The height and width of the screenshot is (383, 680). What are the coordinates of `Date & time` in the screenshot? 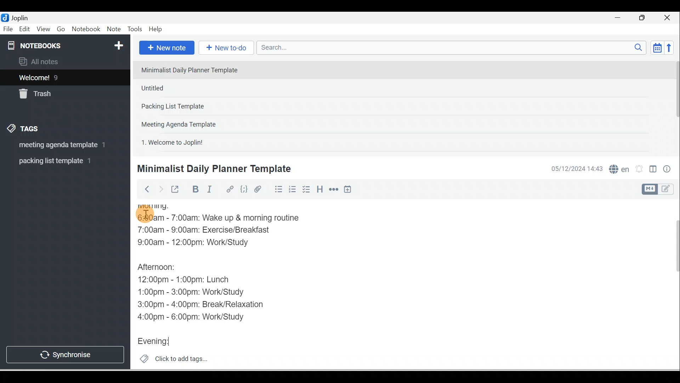 It's located at (576, 169).